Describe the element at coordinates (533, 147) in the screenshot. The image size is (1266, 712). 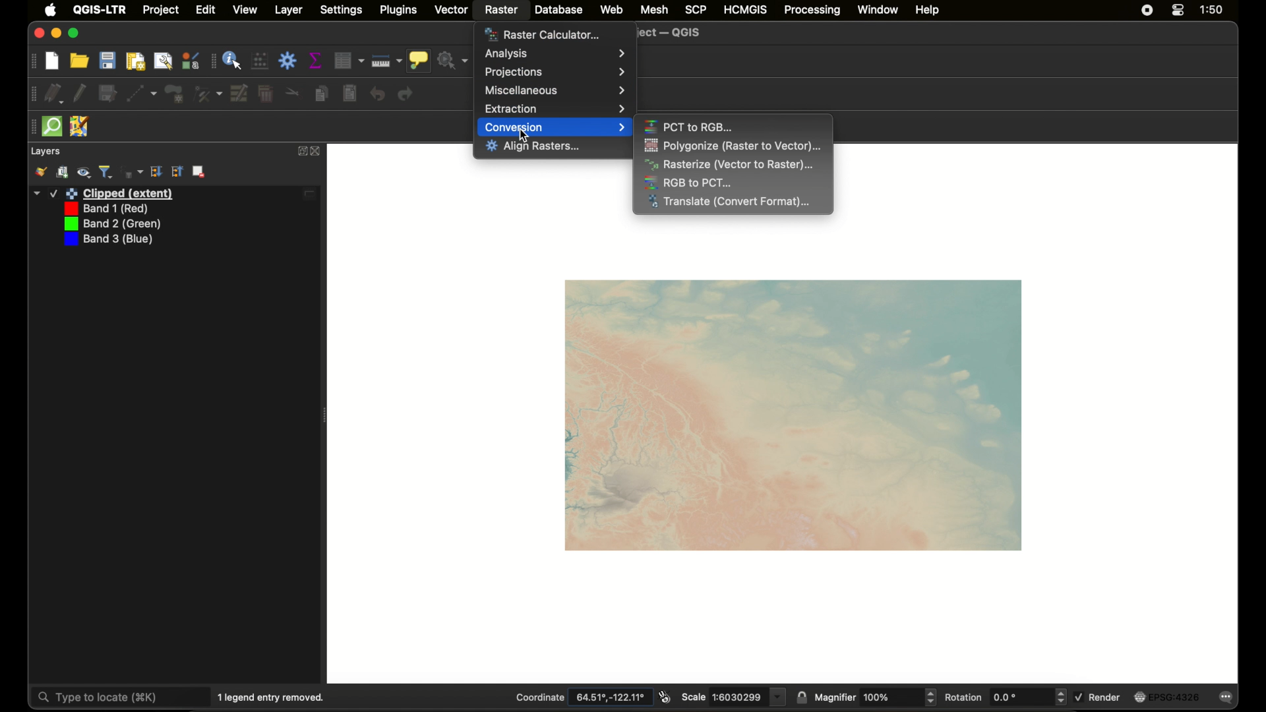
I see `align rasters` at that location.